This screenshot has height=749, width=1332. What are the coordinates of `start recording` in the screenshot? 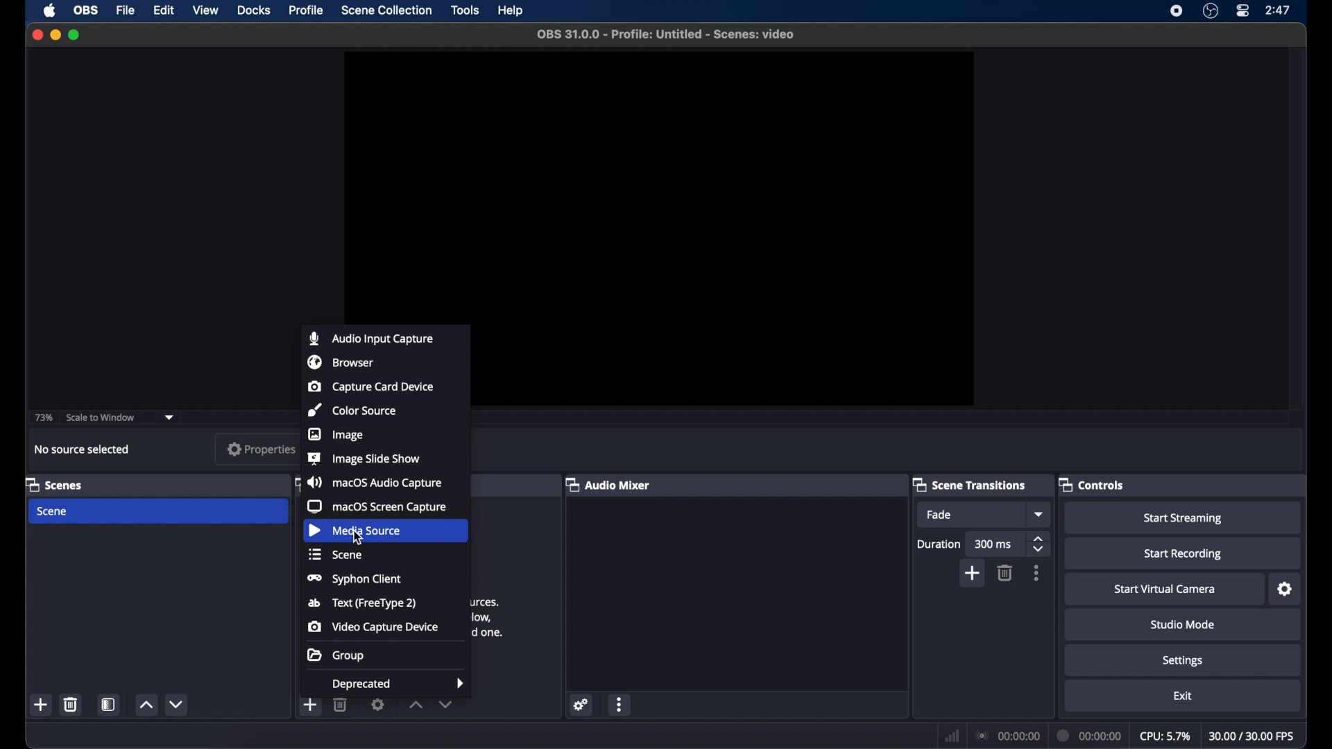 It's located at (1183, 554).